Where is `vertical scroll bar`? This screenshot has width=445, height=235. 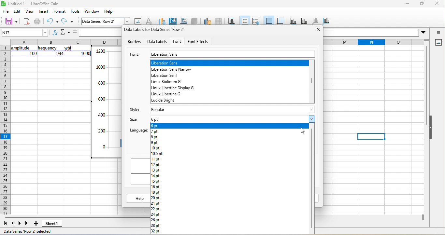
vertical scroll bar is located at coordinates (427, 85).